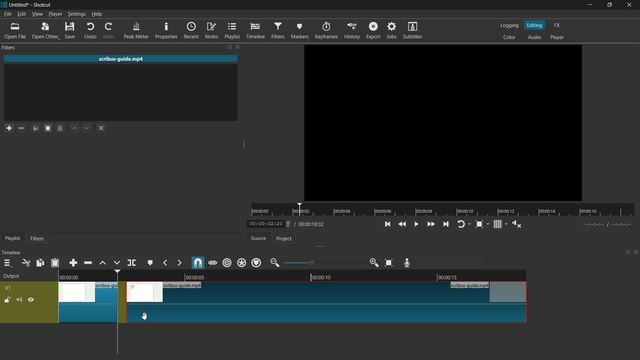 This screenshot has height=360, width=640. What do you see at coordinates (116, 263) in the screenshot?
I see `overwrite` at bounding box center [116, 263].